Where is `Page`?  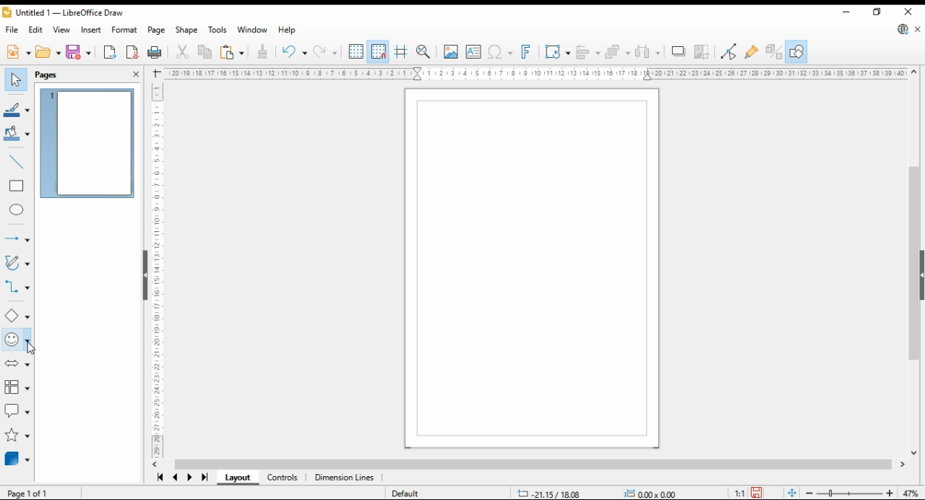
Page is located at coordinates (533, 269).